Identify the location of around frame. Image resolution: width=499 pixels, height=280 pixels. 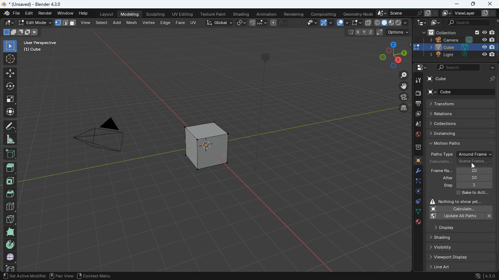
(477, 153).